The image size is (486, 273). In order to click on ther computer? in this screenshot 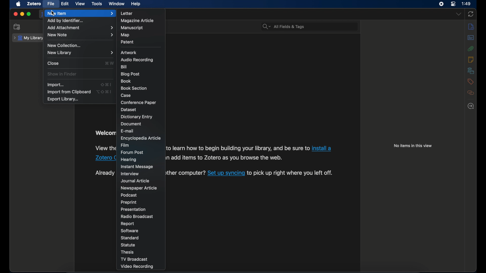, I will do `click(186, 173)`.